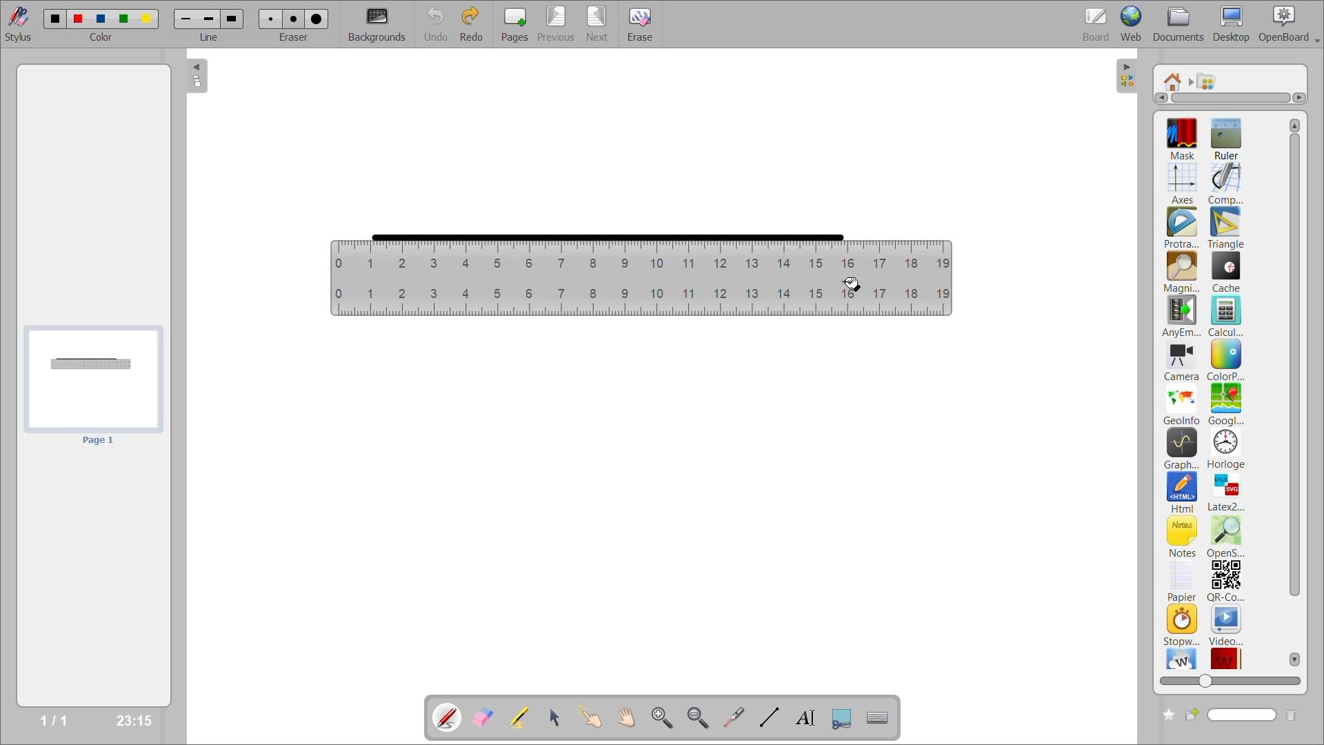 The image size is (1324, 745). I want to click on cache, so click(1227, 272).